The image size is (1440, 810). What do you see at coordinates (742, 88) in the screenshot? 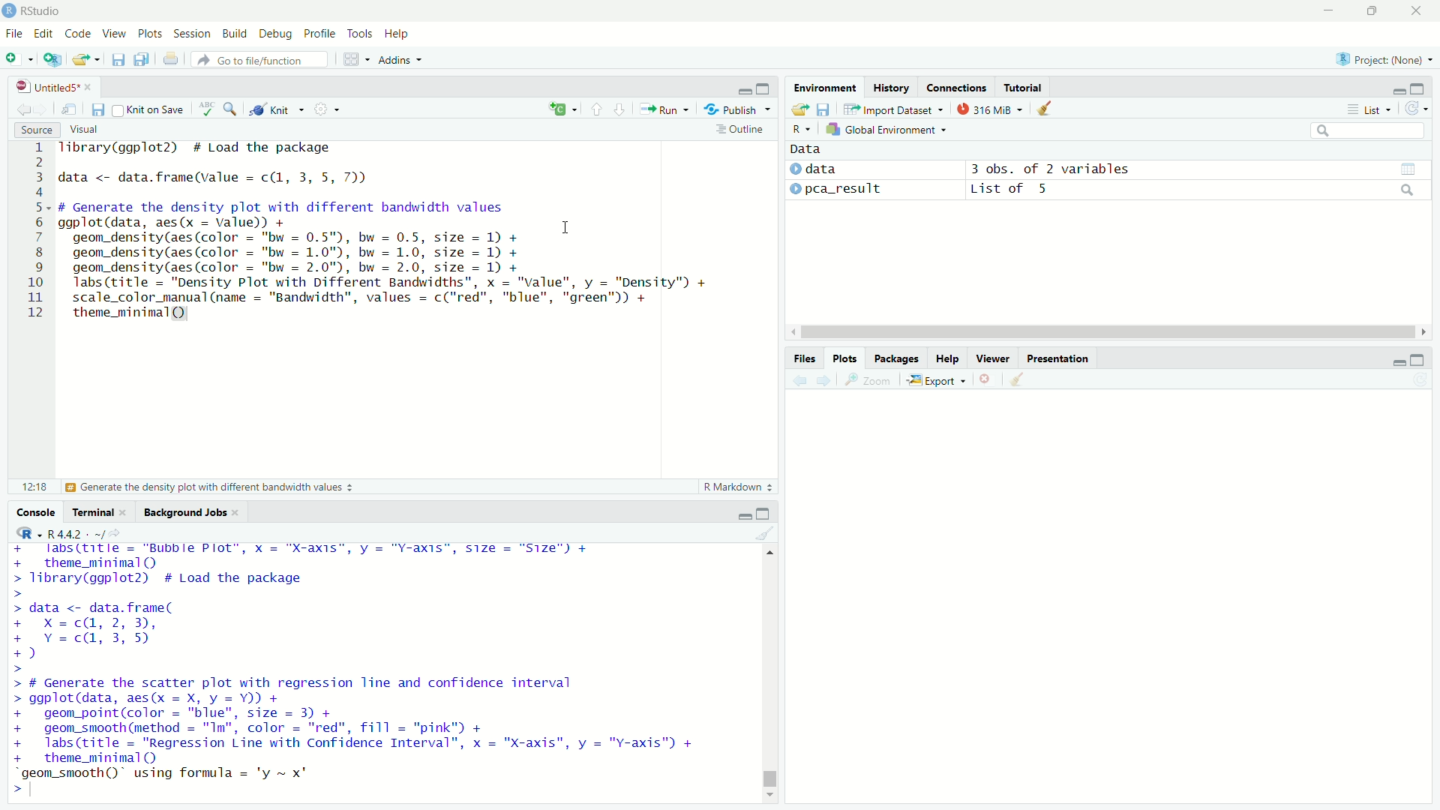
I see `minimize` at bounding box center [742, 88].